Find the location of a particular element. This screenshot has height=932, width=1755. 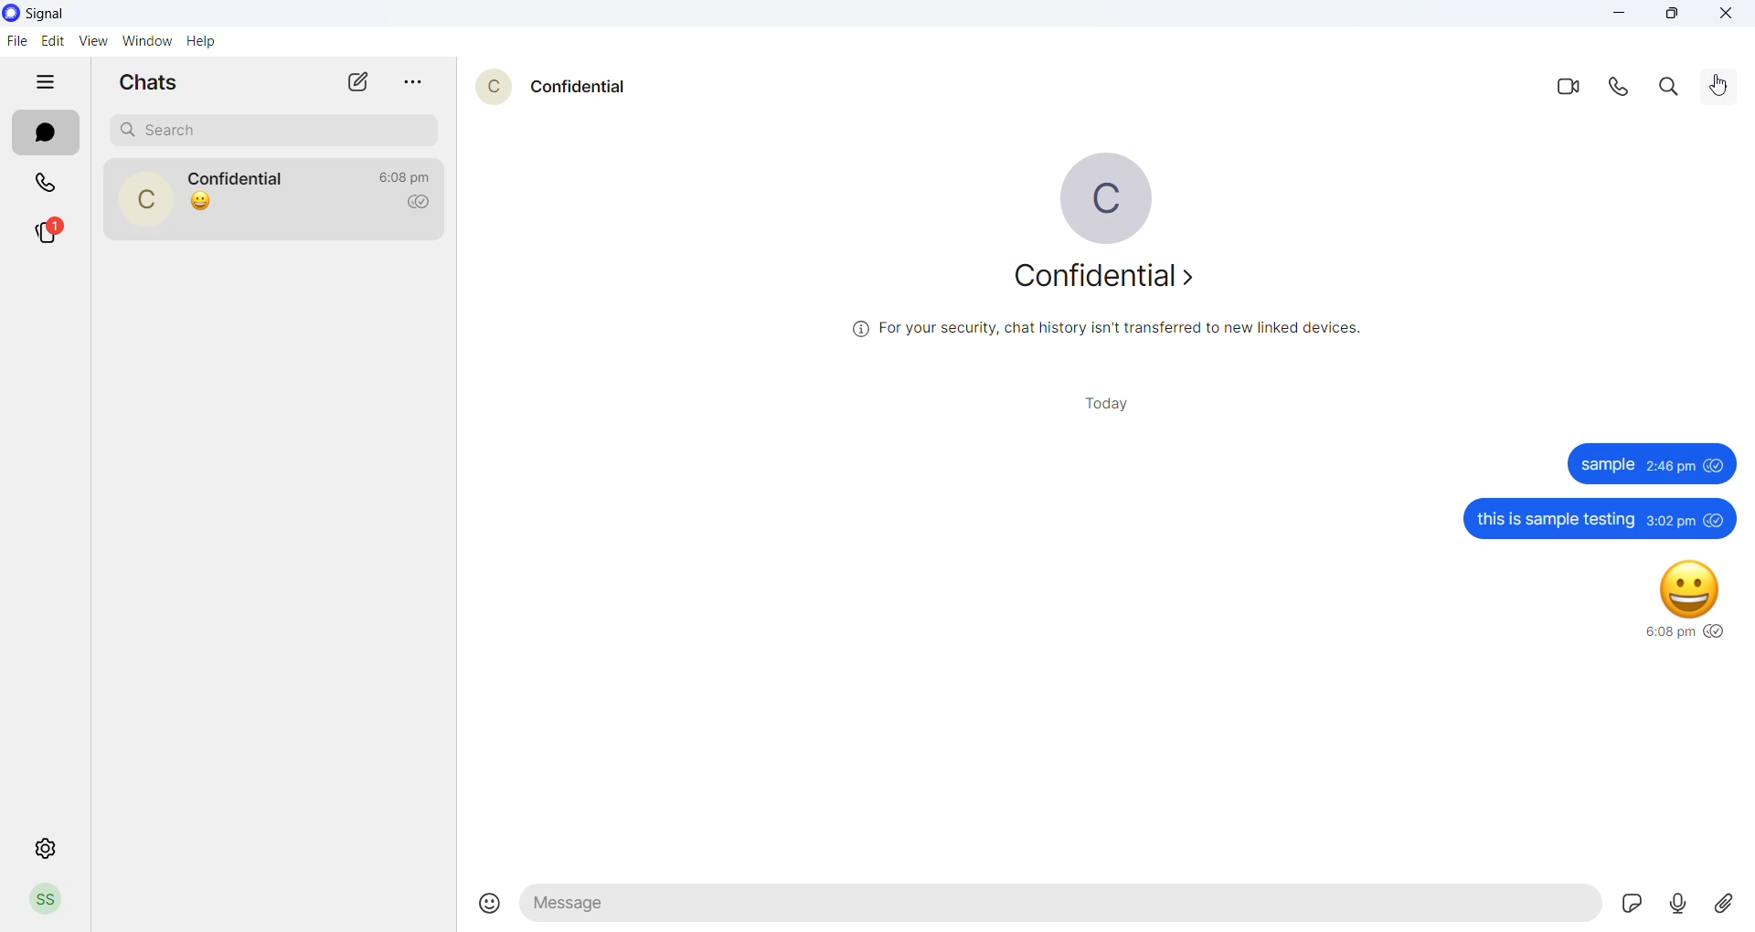

more options is located at coordinates (413, 84).